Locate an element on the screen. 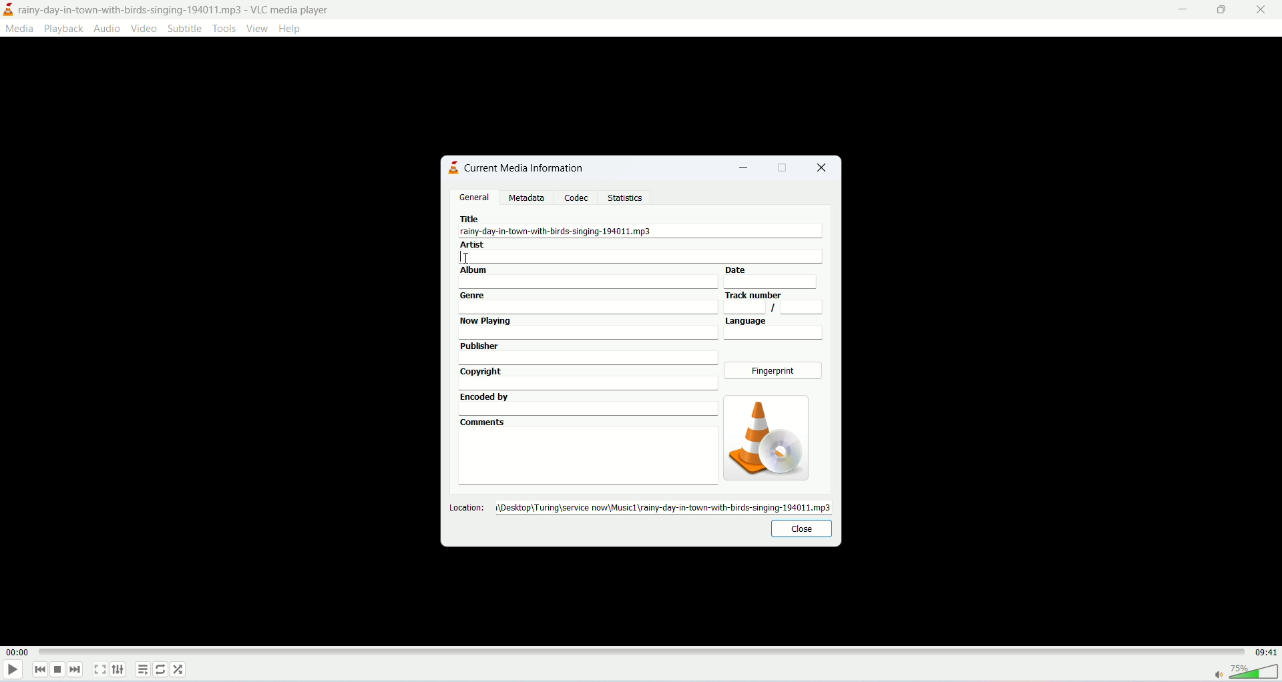 The height and width of the screenshot is (682, 1282). video is located at coordinates (145, 29).